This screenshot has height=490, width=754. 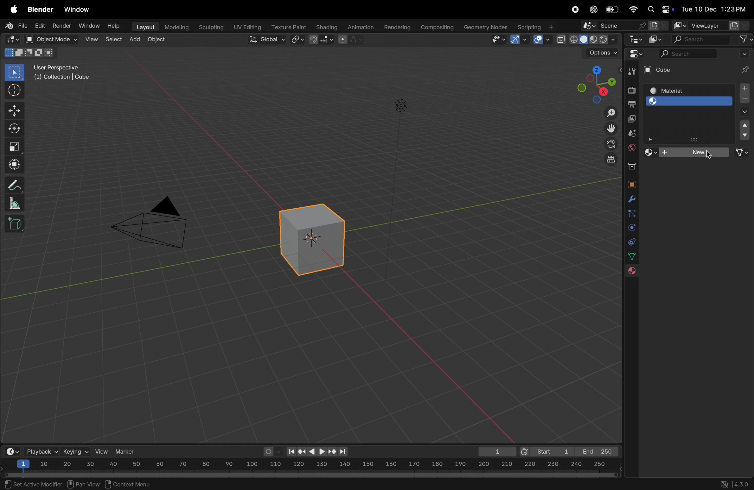 What do you see at coordinates (13, 91) in the screenshot?
I see `cursor` at bounding box center [13, 91].